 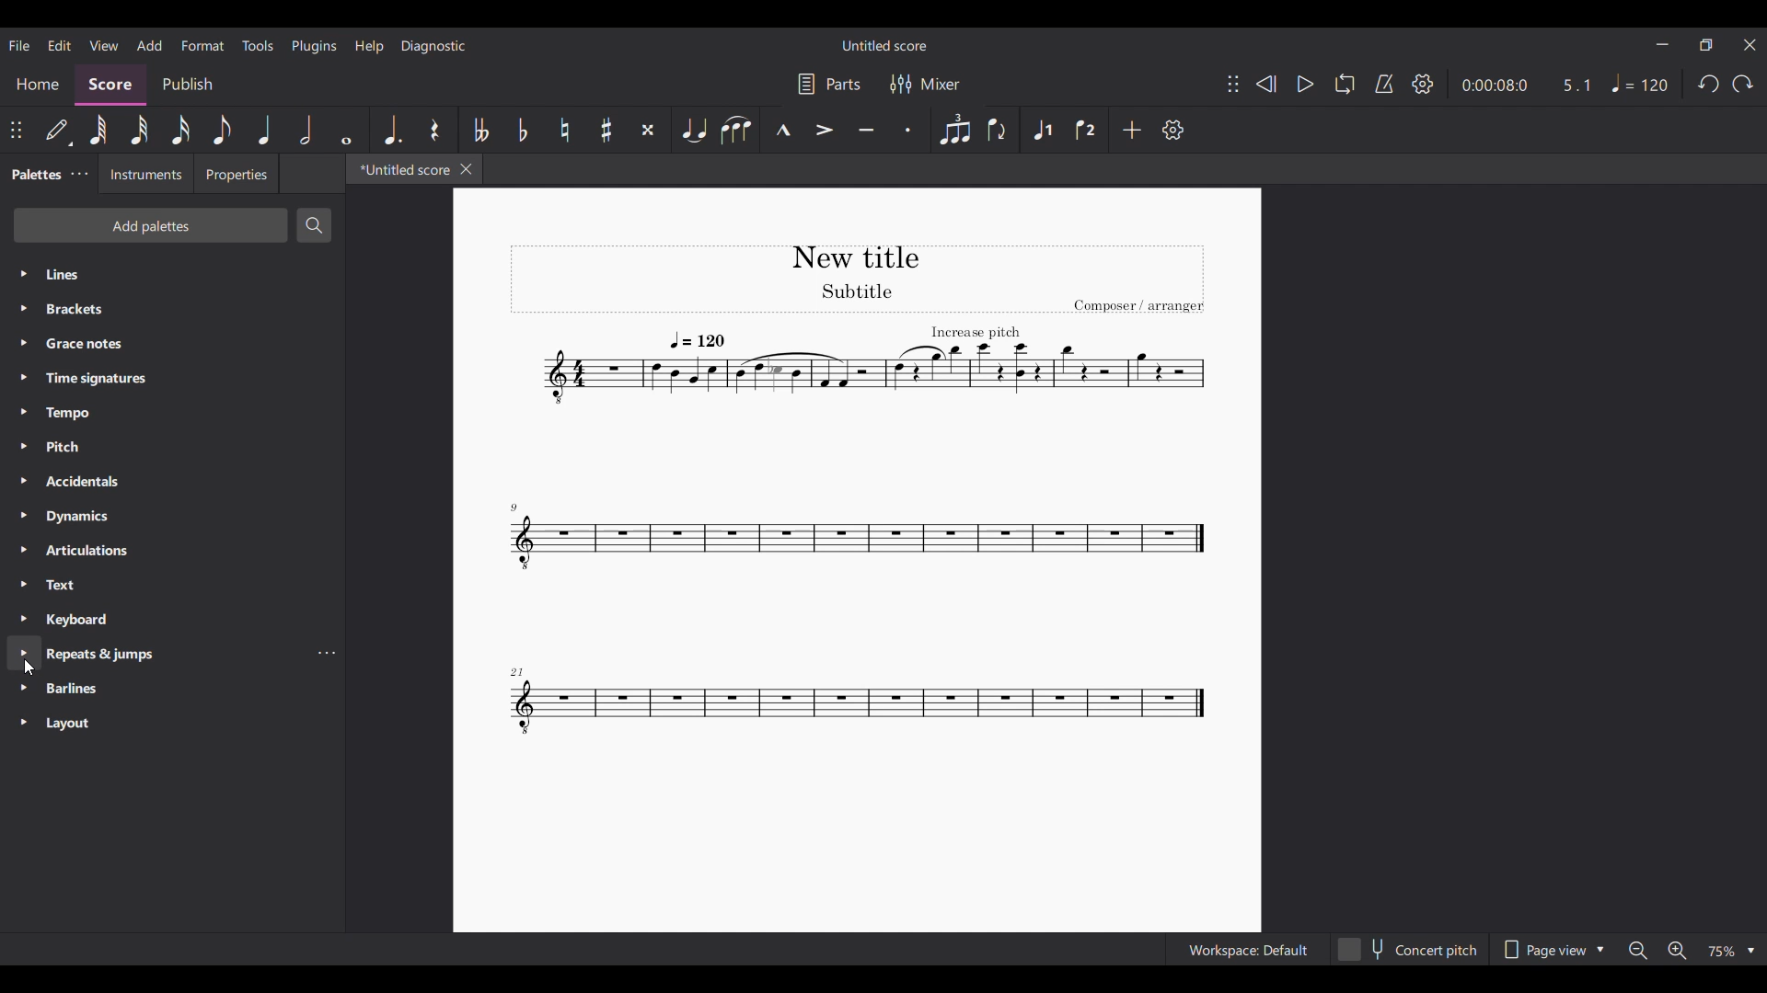 What do you see at coordinates (173, 414) in the screenshot?
I see `Tempo` at bounding box center [173, 414].